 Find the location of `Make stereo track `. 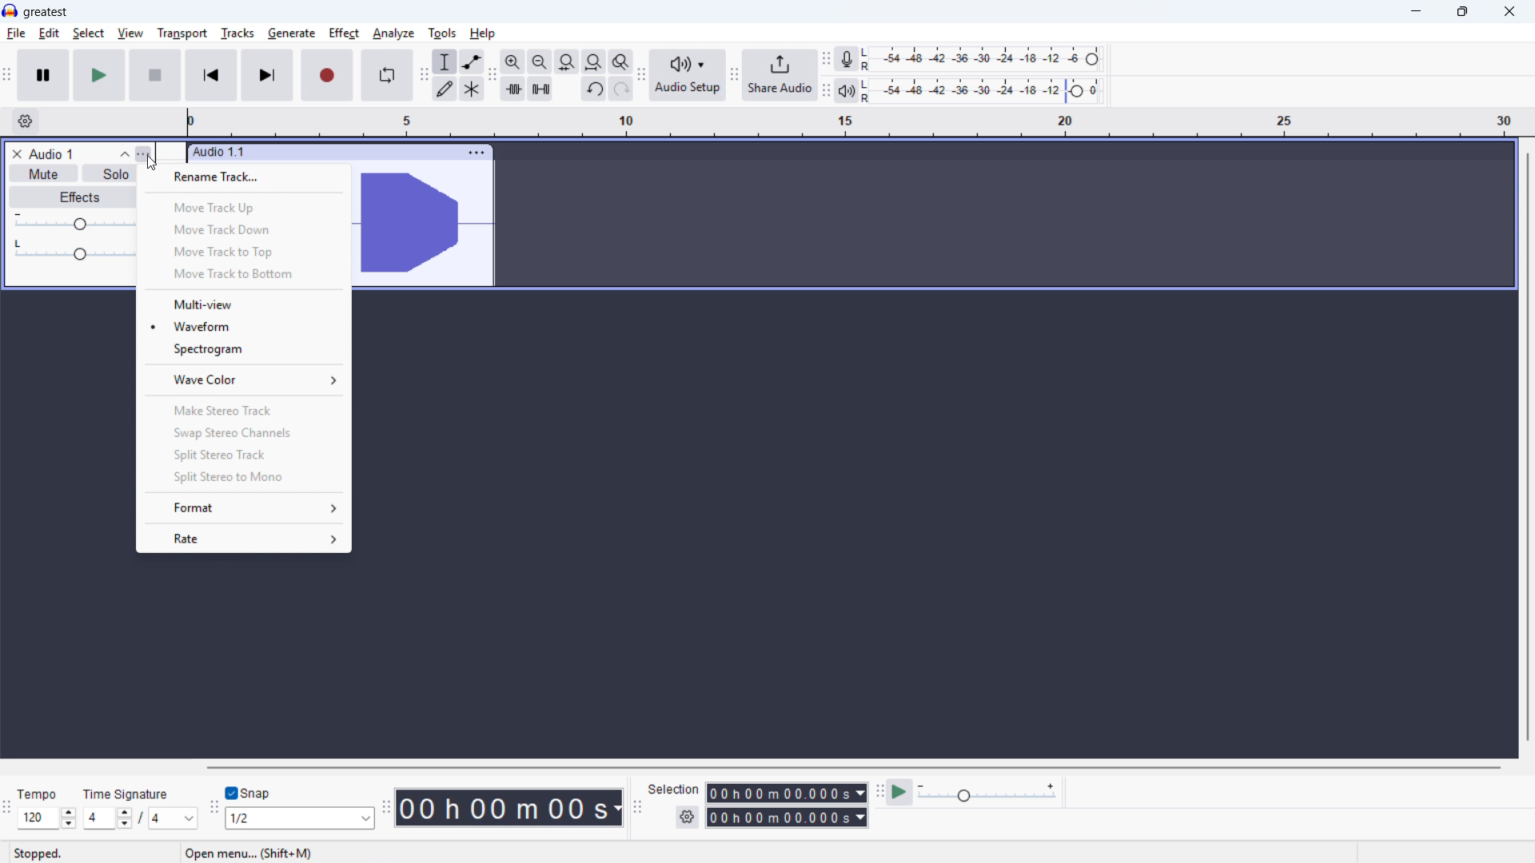

Make stereo track  is located at coordinates (243, 409).